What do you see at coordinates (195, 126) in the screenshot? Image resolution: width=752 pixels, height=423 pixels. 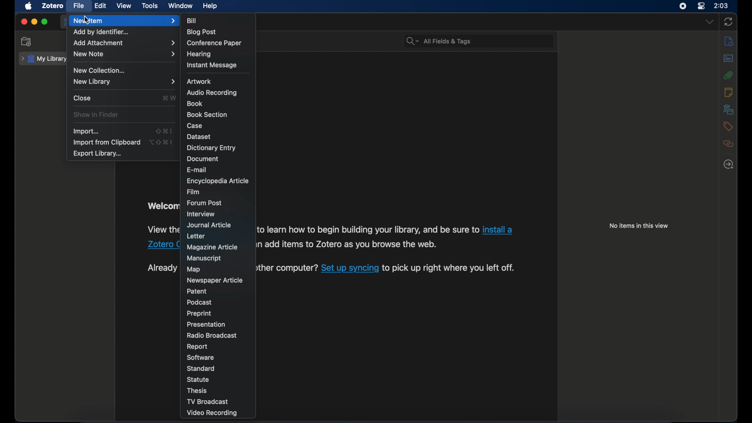 I see `case` at bounding box center [195, 126].